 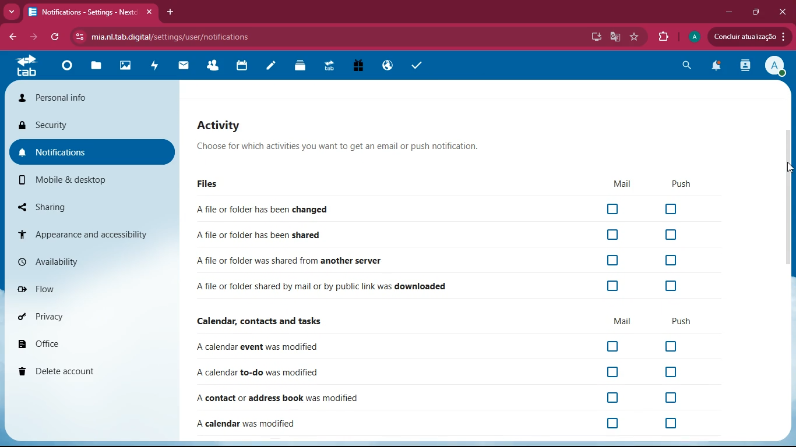 What do you see at coordinates (612, 210) in the screenshot?
I see `checkbox` at bounding box center [612, 210].